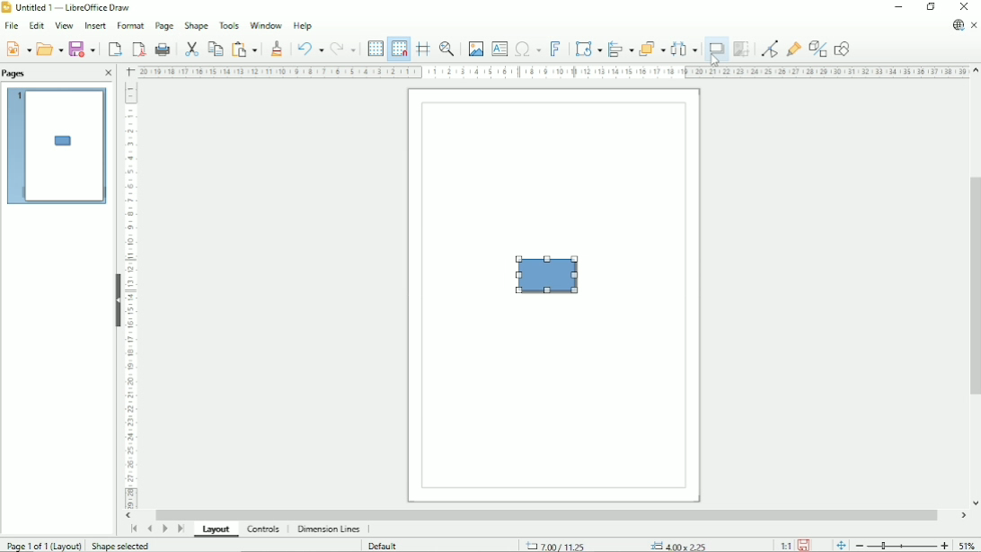 Image resolution: width=981 pixels, height=552 pixels. I want to click on Paste, so click(244, 49).